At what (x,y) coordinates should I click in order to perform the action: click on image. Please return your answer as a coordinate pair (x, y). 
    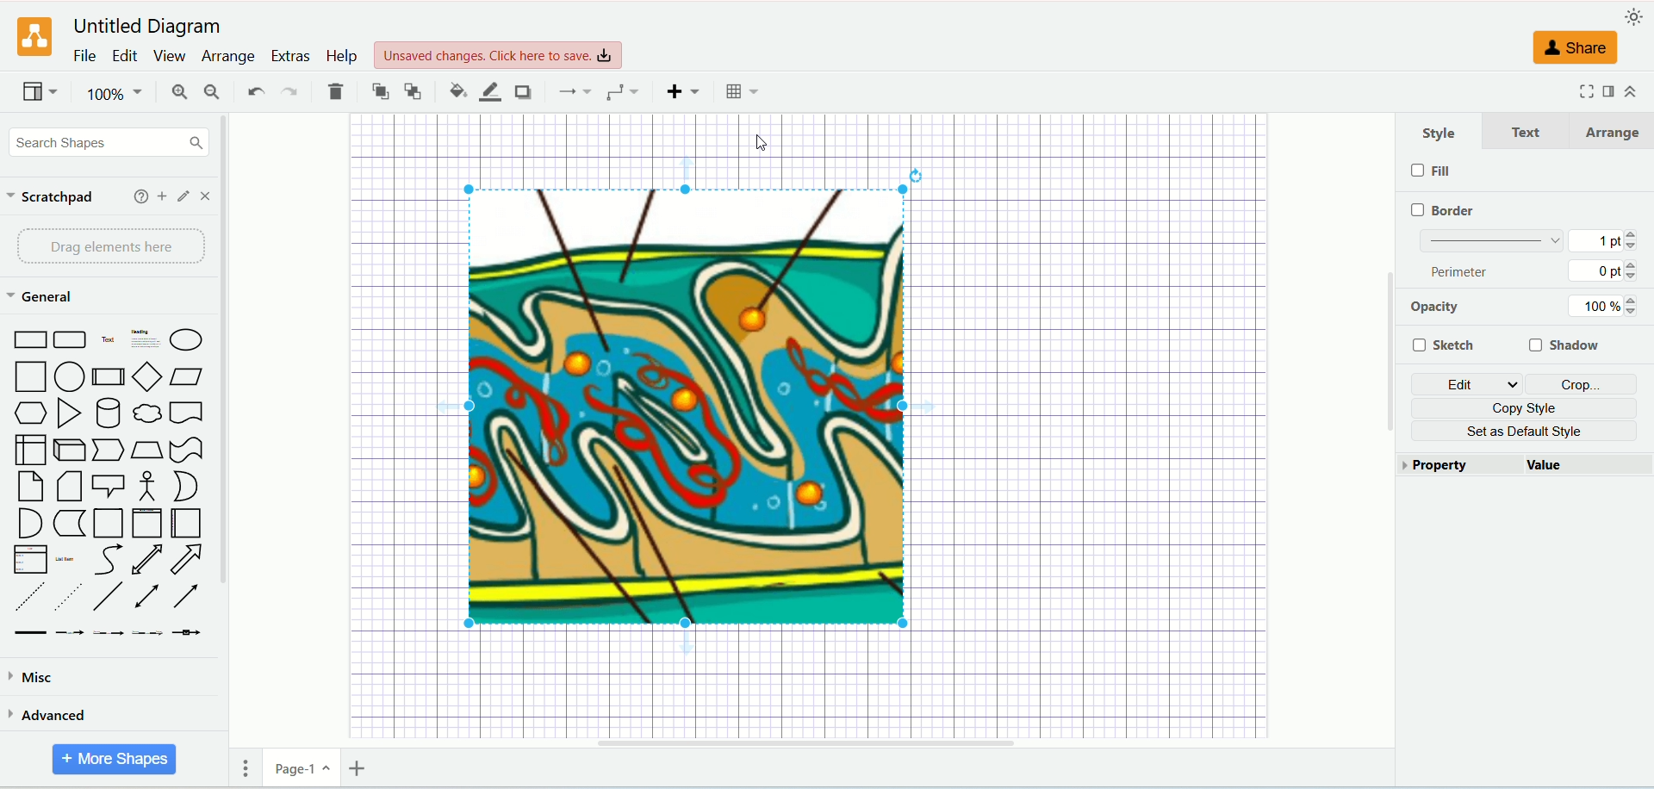
    Looking at the image, I should click on (681, 401).